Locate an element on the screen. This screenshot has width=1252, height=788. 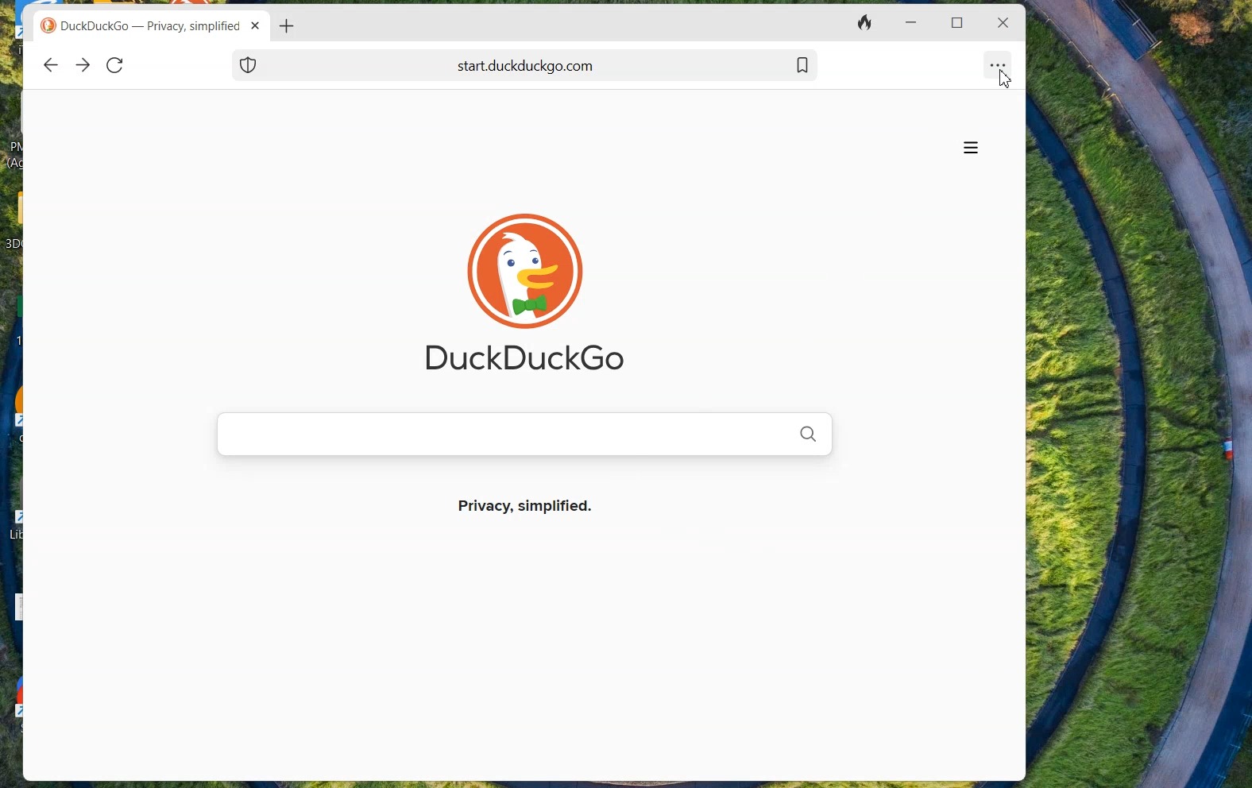
Privacy, simplified. is located at coordinates (526, 504).